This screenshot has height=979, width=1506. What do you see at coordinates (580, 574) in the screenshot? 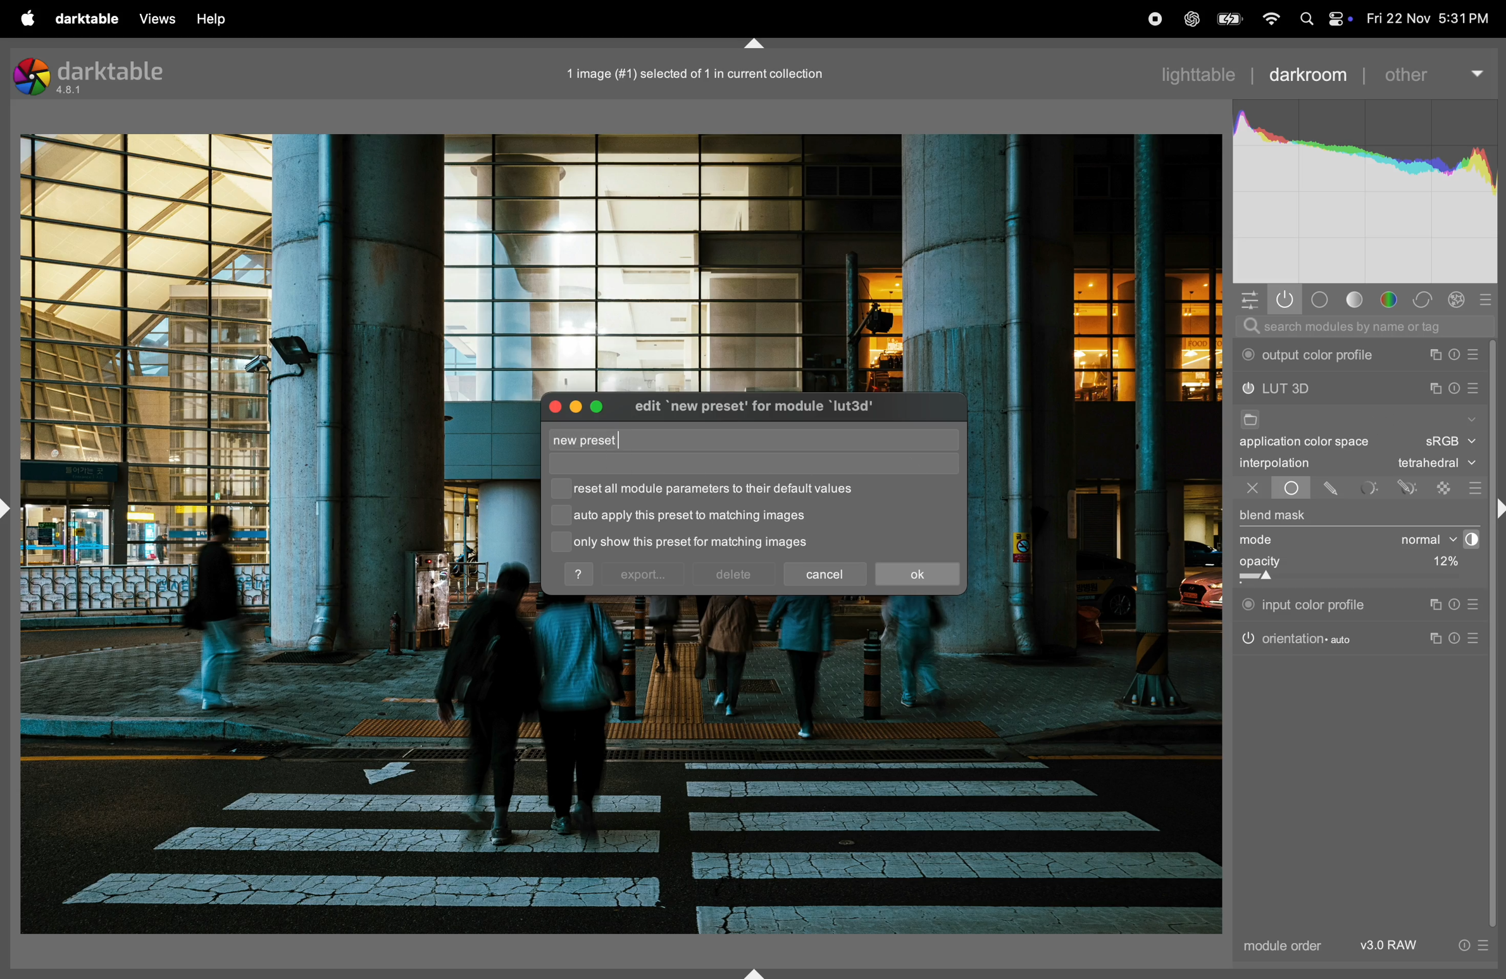
I see `help` at bounding box center [580, 574].